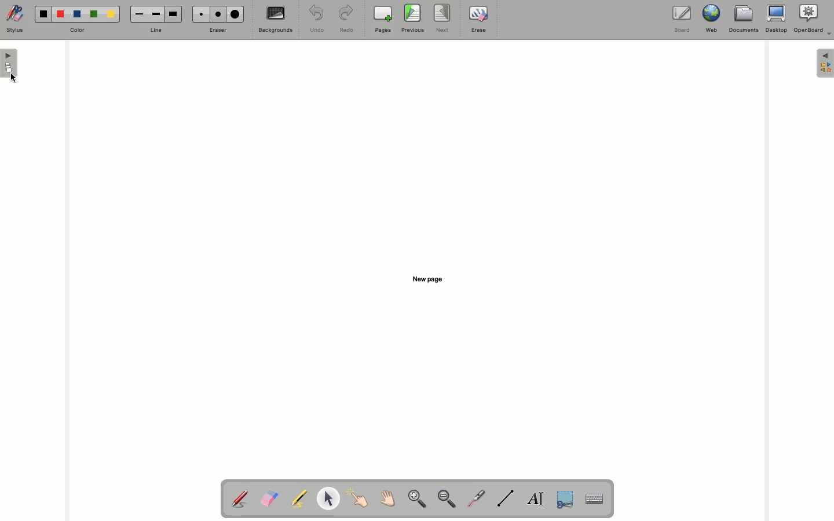 The image size is (834, 521). Describe the element at coordinates (317, 19) in the screenshot. I see `Undo` at that location.